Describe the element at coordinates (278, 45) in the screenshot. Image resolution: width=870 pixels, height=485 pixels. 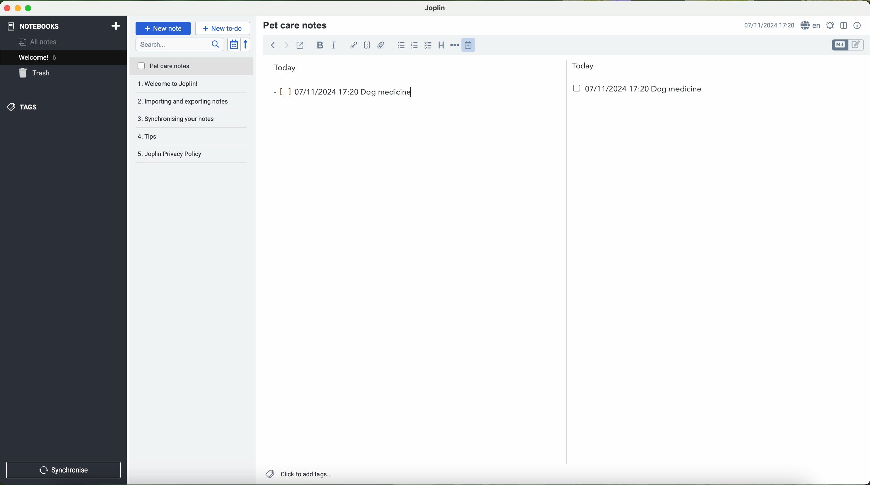
I see `navigation arrows` at that location.